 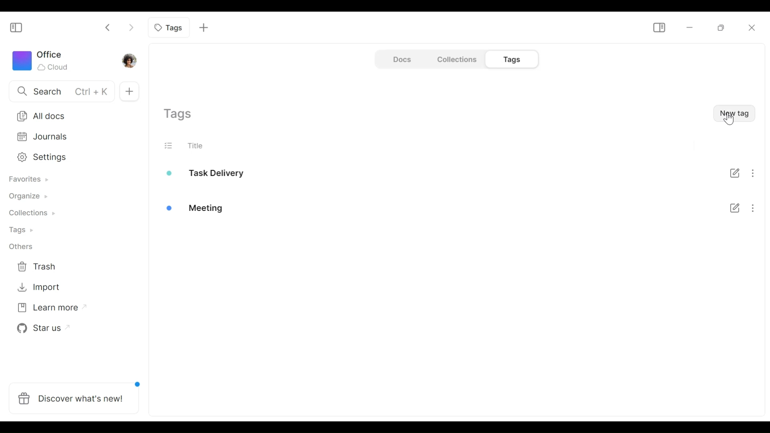 What do you see at coordinates (659, 28) in the screenshot?
I see `Show/Hide Sidebar` at bounding box center [659, 28].